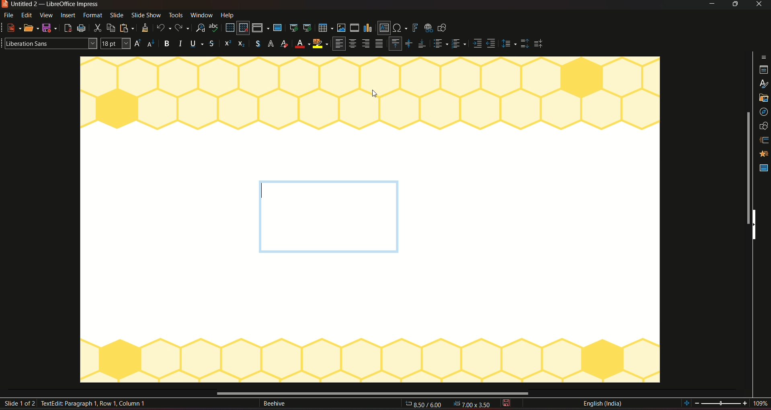 The image size is (771, 410). Describe the element at coordinates (284, 44) in the screenshot. I see `Font color` at that location.